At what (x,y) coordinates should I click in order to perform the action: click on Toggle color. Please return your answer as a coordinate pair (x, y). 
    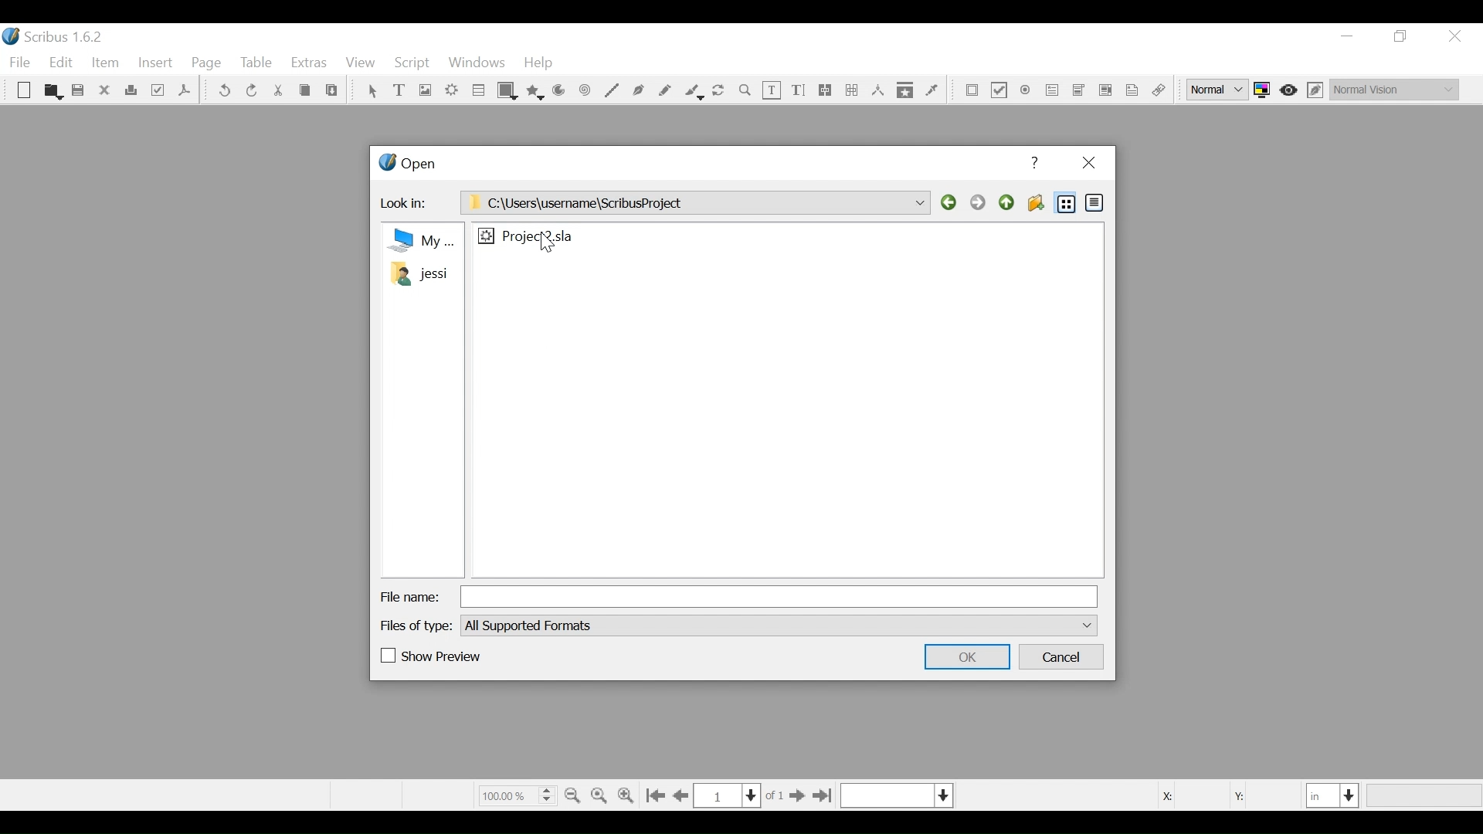
    Looking at the image, I should click on (1266, 90).